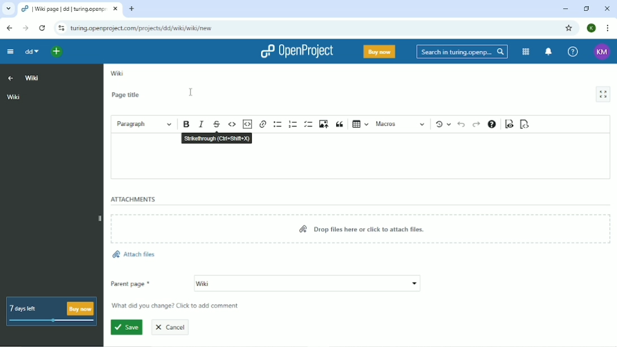 This screenshot has height=347, width=617. What do you see at coordinates (118, 73) in the screenshot?
I see `Wiki` at bounding box center [118, 73].